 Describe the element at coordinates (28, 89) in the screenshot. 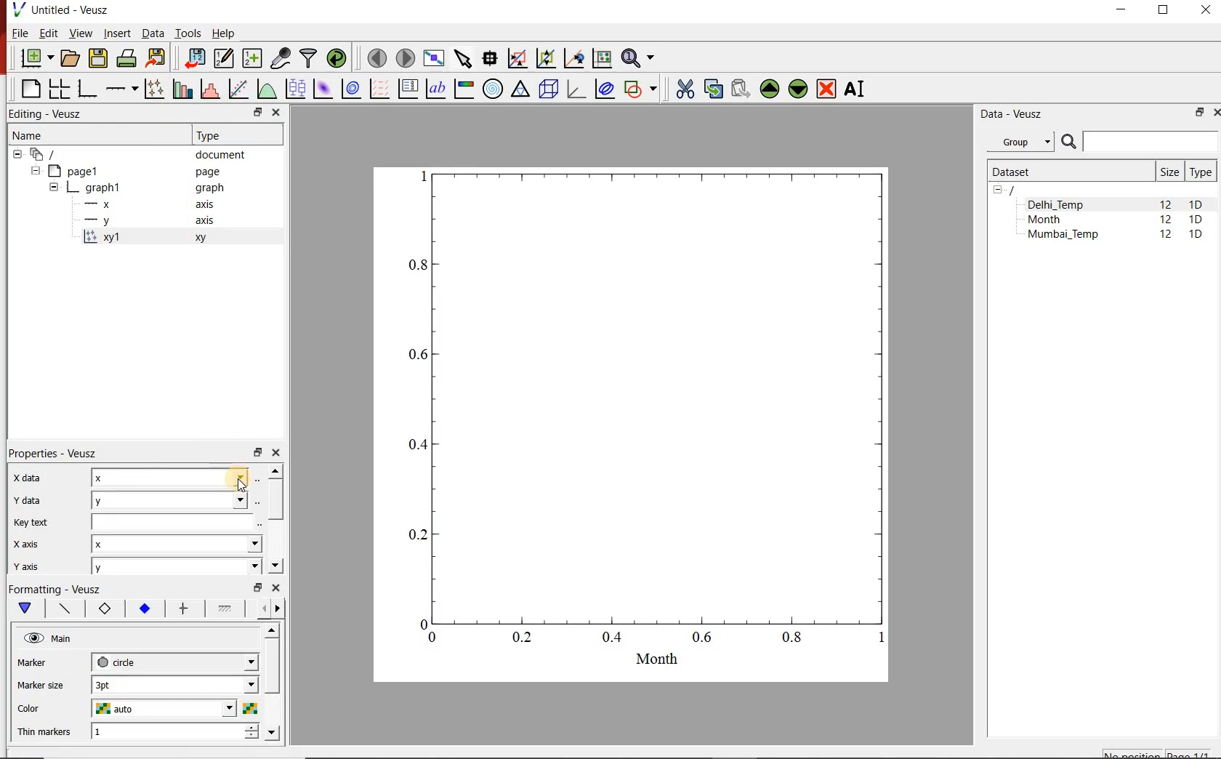

I see `blank page` at that location.